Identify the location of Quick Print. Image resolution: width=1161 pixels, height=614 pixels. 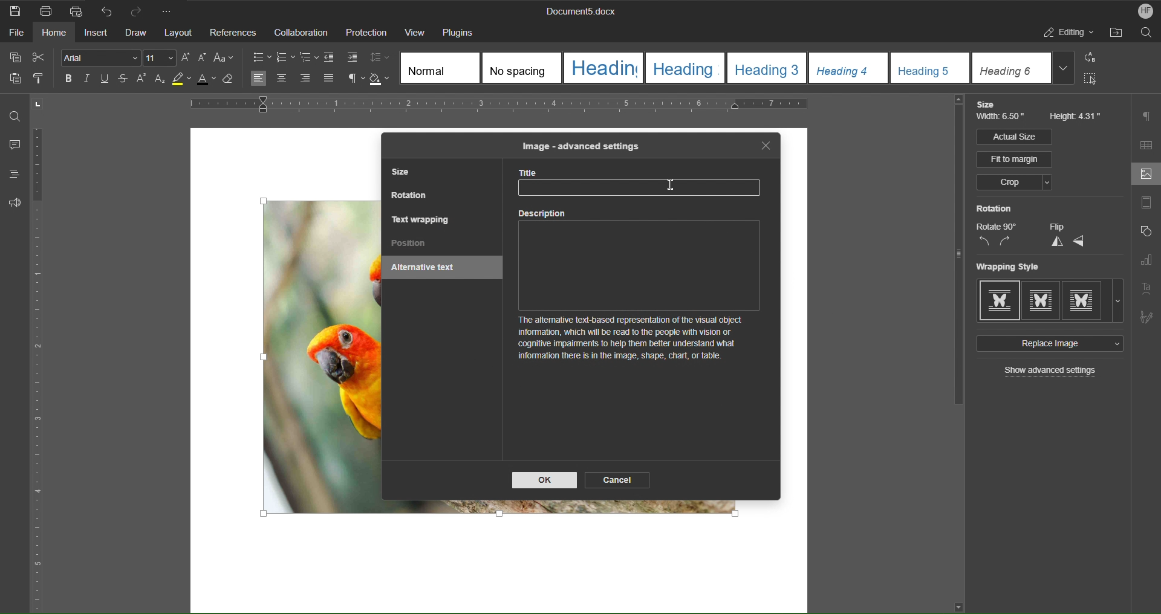
(76, 10).